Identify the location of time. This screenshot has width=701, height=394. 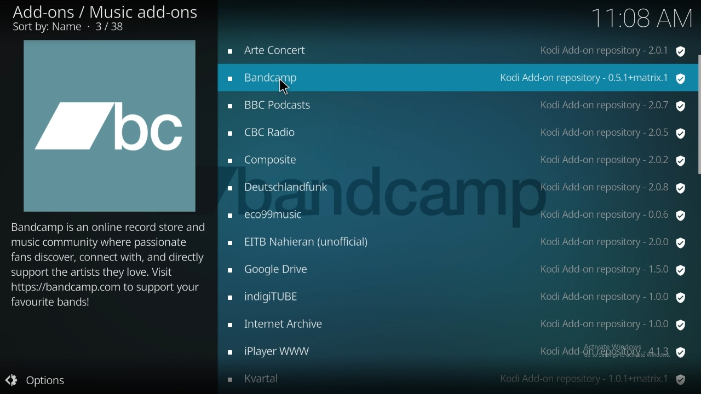
(641, 20).